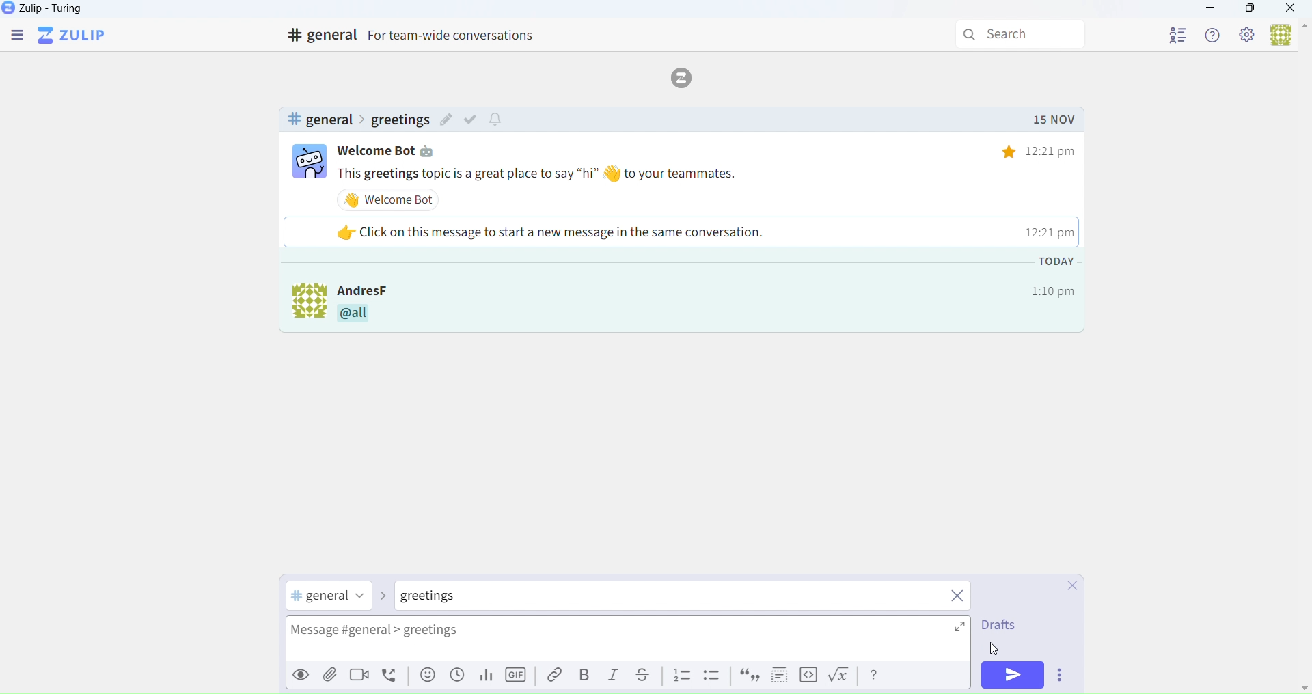 The width and height of the screenshot is (1312, 694). What do you see at coordinates (959, 598) in the screenshot?
I see `close` at bounding box center [959, 598].